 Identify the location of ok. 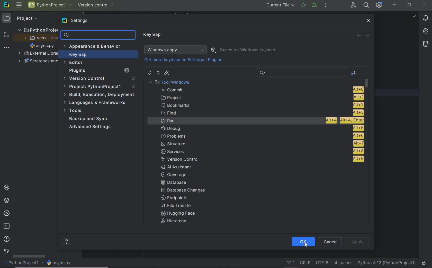
(303, 242).